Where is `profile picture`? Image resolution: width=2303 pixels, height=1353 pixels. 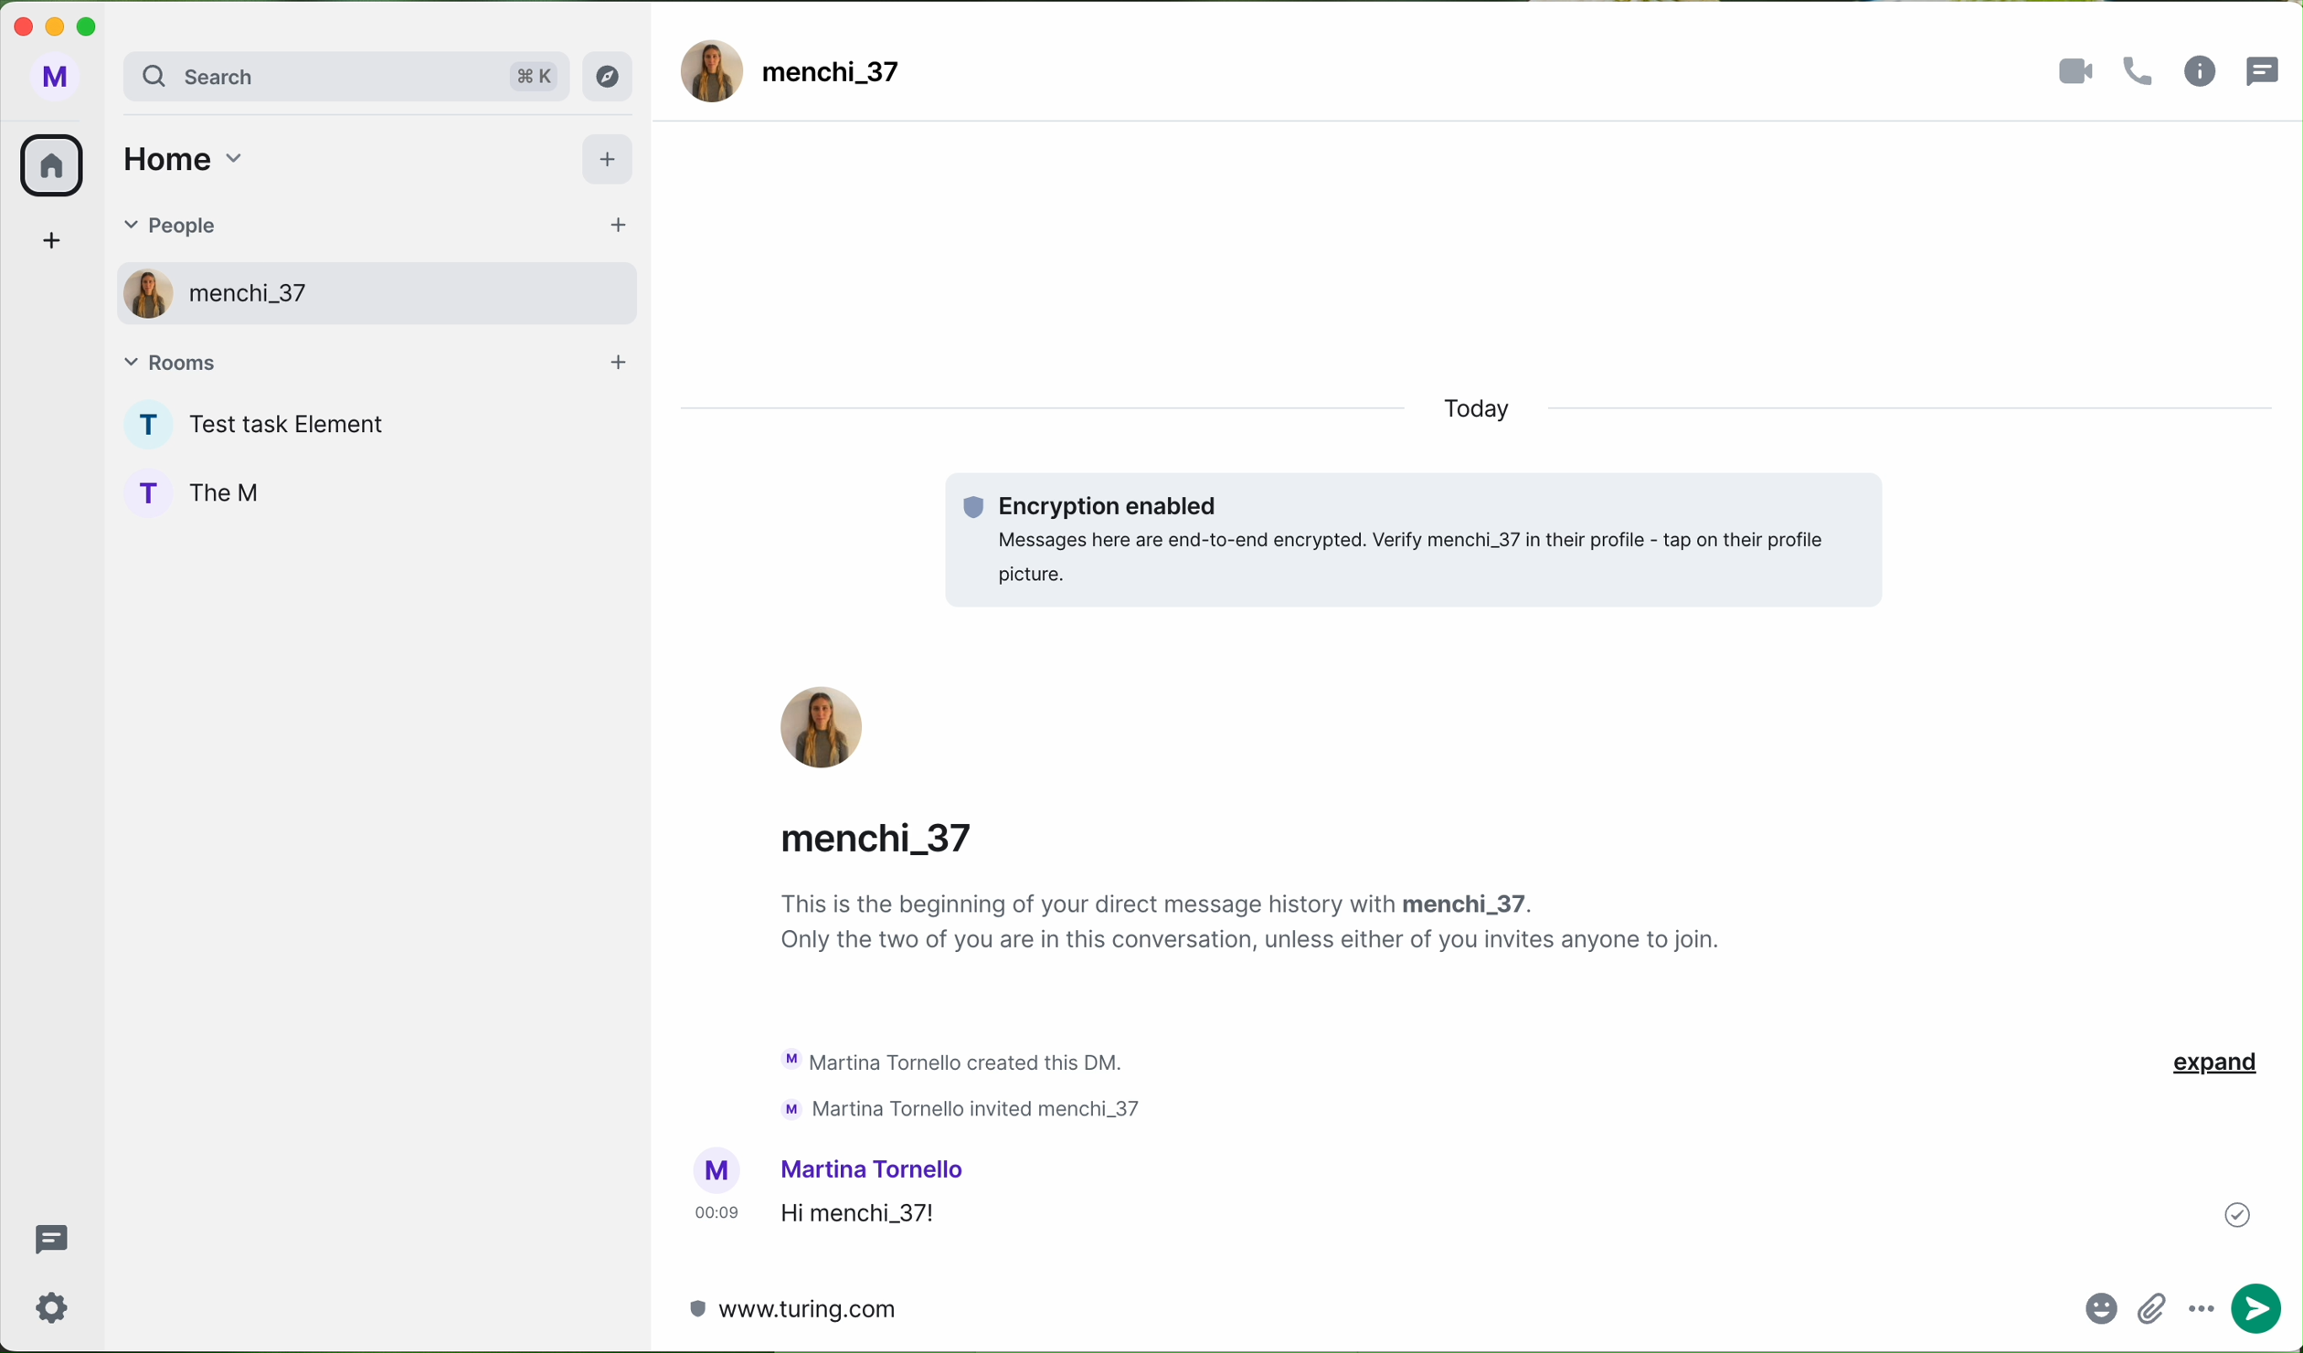 profile picture is located at coordinates (824, 729).